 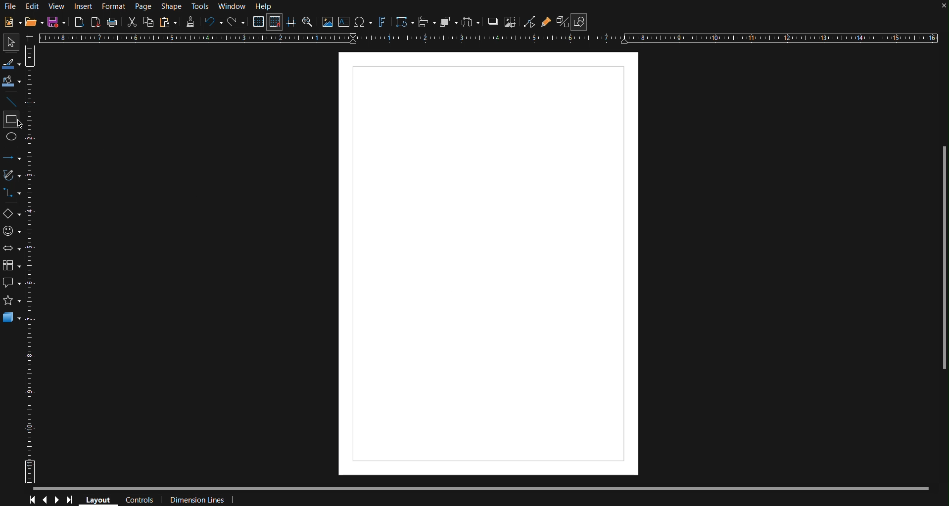 What do you see at coordinates (12, 283) in the screenshot?
I see `Callout Shapes` at bounding box center [12, 283].